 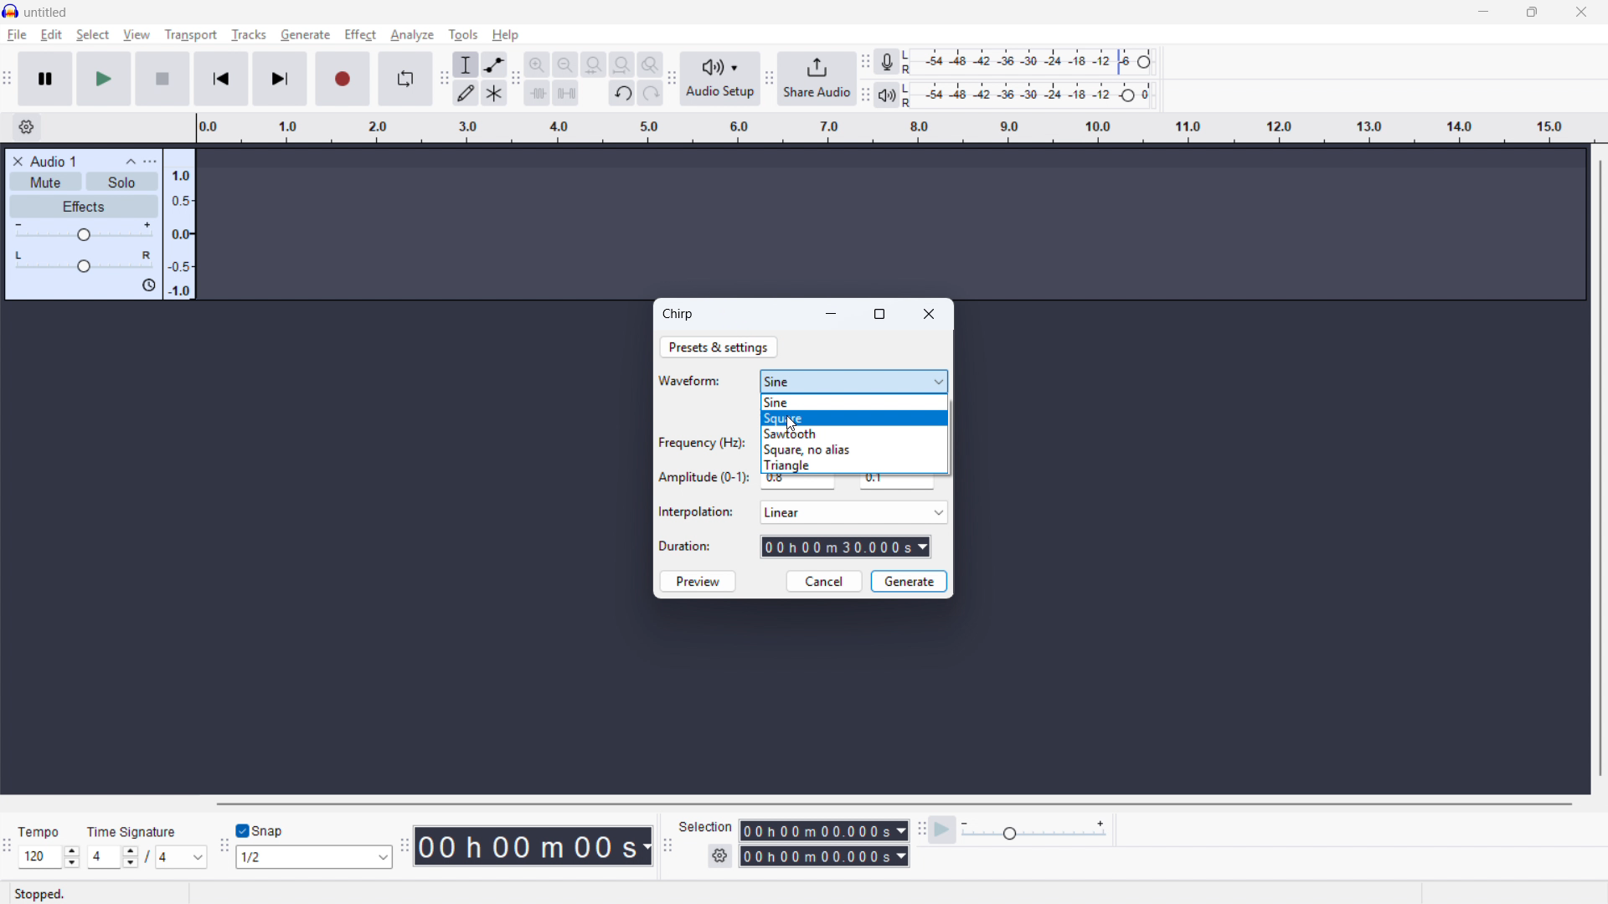 What do you see at coordinates (1034, 830) in the screenshot?
I see `Playback speed ` at bounding box center [1034, 830].